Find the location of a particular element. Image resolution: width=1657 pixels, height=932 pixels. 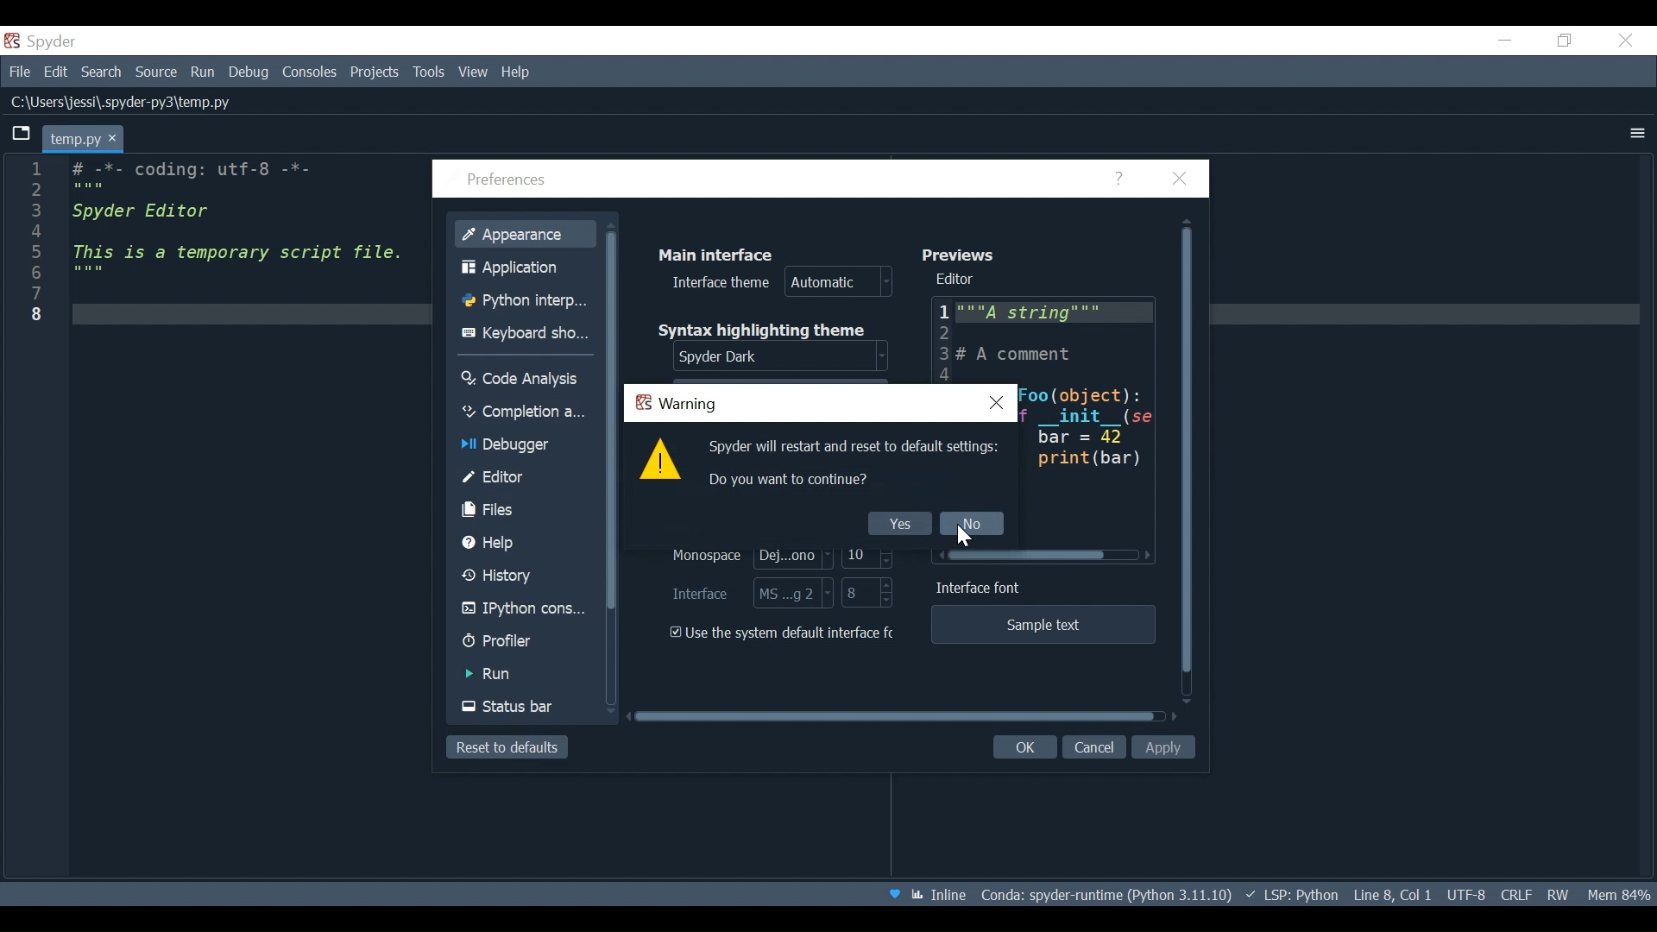

line numbers is located at coordinates (35, 245).